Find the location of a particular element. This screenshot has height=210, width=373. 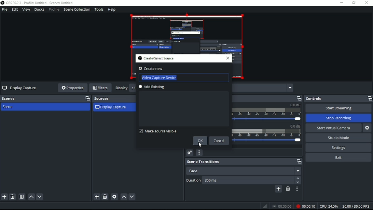

File is located at coordinates (4, 9).